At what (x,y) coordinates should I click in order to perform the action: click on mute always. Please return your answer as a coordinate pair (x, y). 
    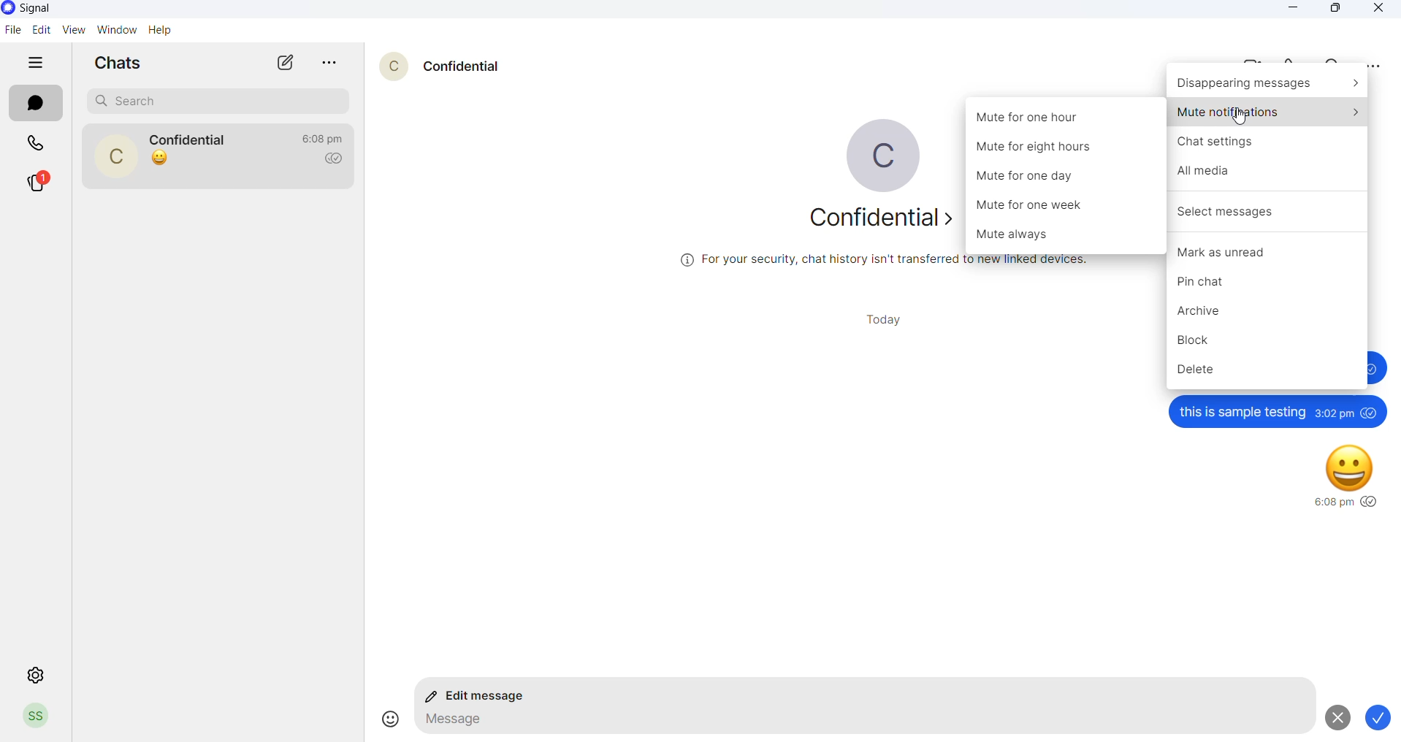
    Looking at the image, I should click on (1066, 234).